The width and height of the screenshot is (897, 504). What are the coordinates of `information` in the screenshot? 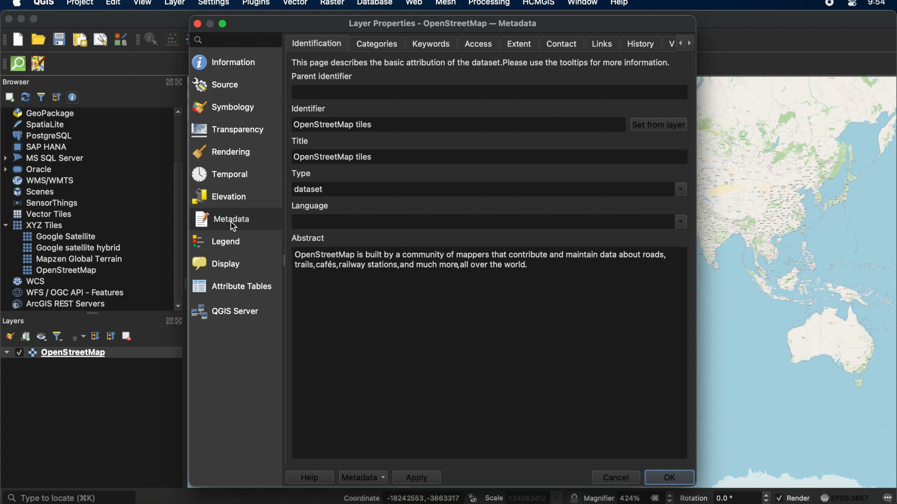 It's located at (224, 62).